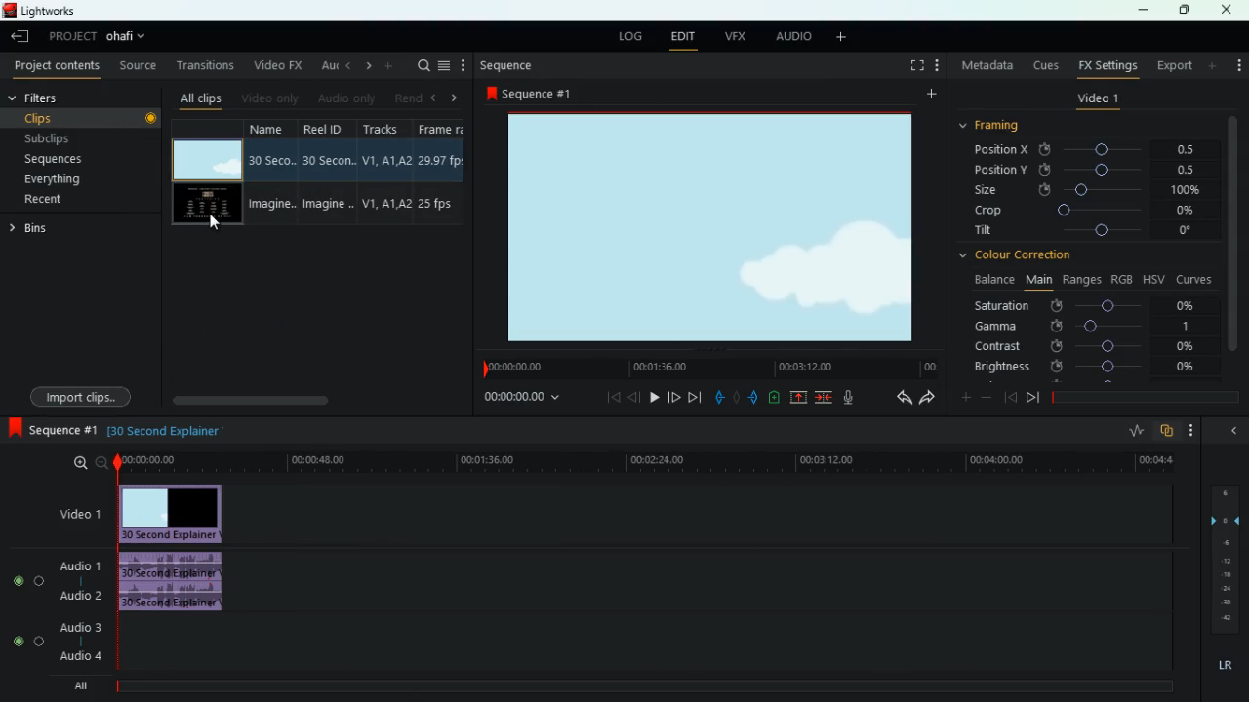 This screenshot has width=1249, height=702. Describe the element at coordinates (917, 67) in the screenshot. I see `full screen` at that location.